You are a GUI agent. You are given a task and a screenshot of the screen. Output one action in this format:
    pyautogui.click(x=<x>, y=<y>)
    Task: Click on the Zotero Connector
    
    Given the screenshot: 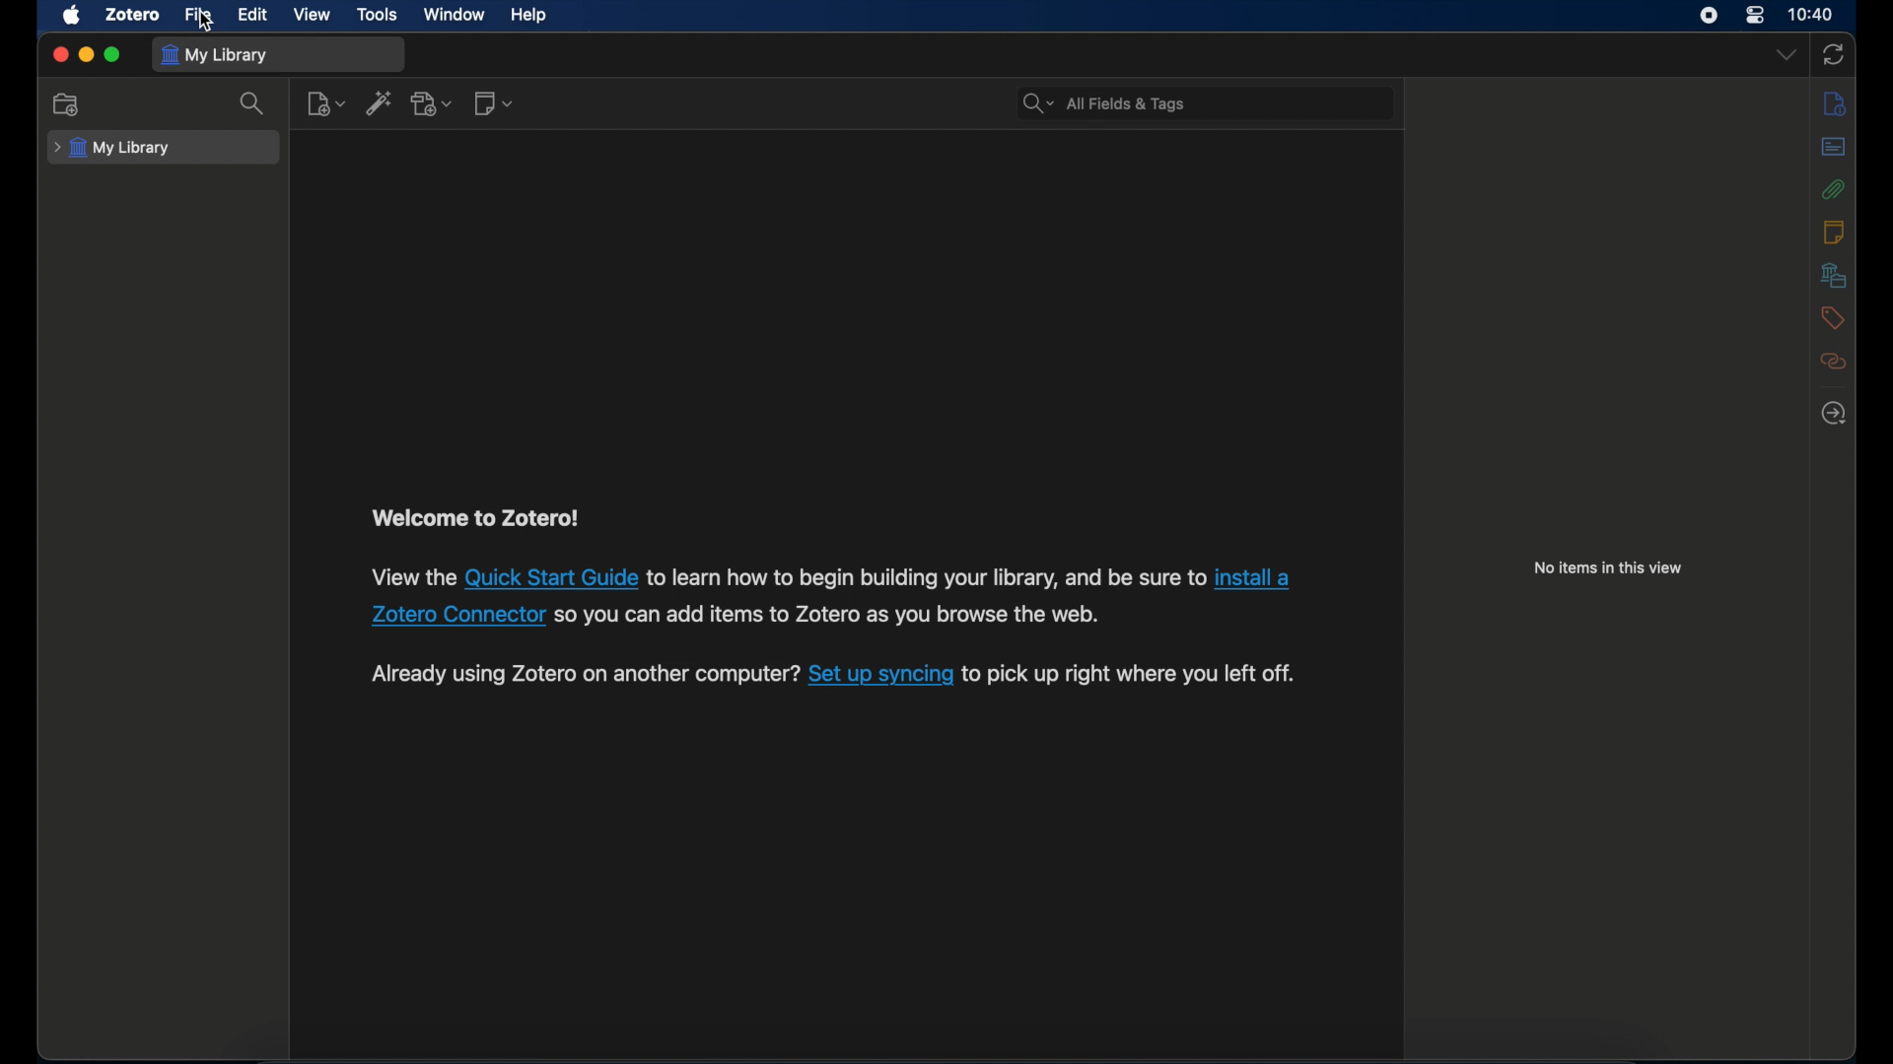 What is the action you would take?
    pyautogui.click(x=457, y=615)
    